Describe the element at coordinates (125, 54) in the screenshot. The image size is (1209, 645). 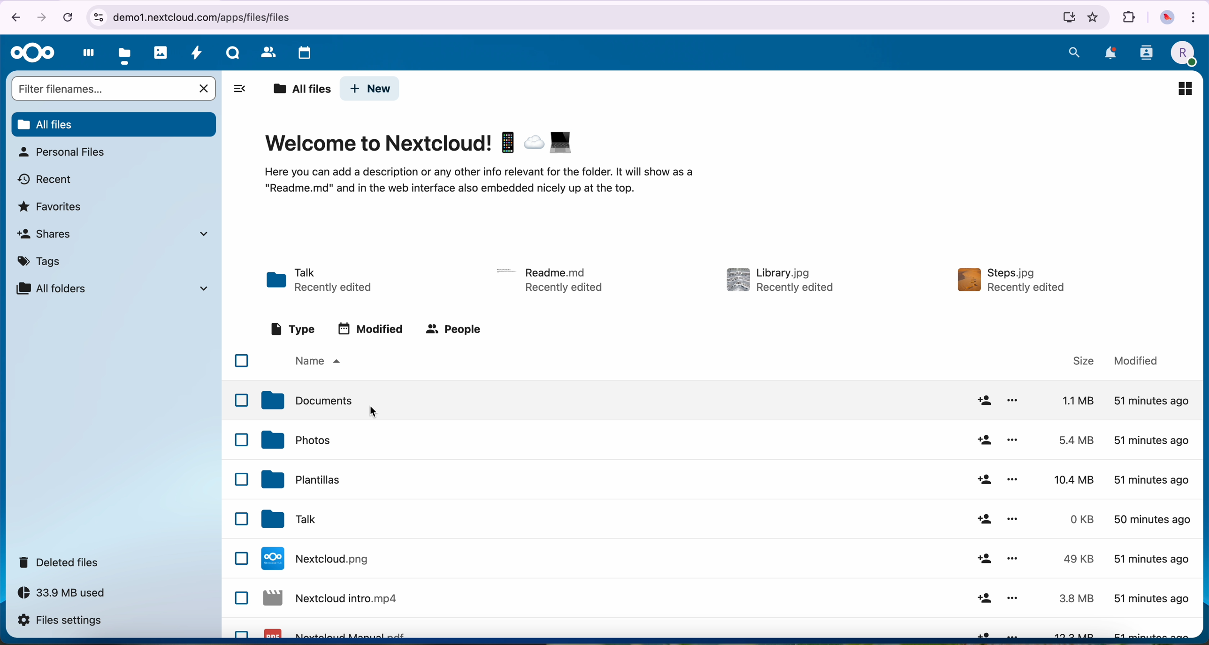
I see `files` at that location.